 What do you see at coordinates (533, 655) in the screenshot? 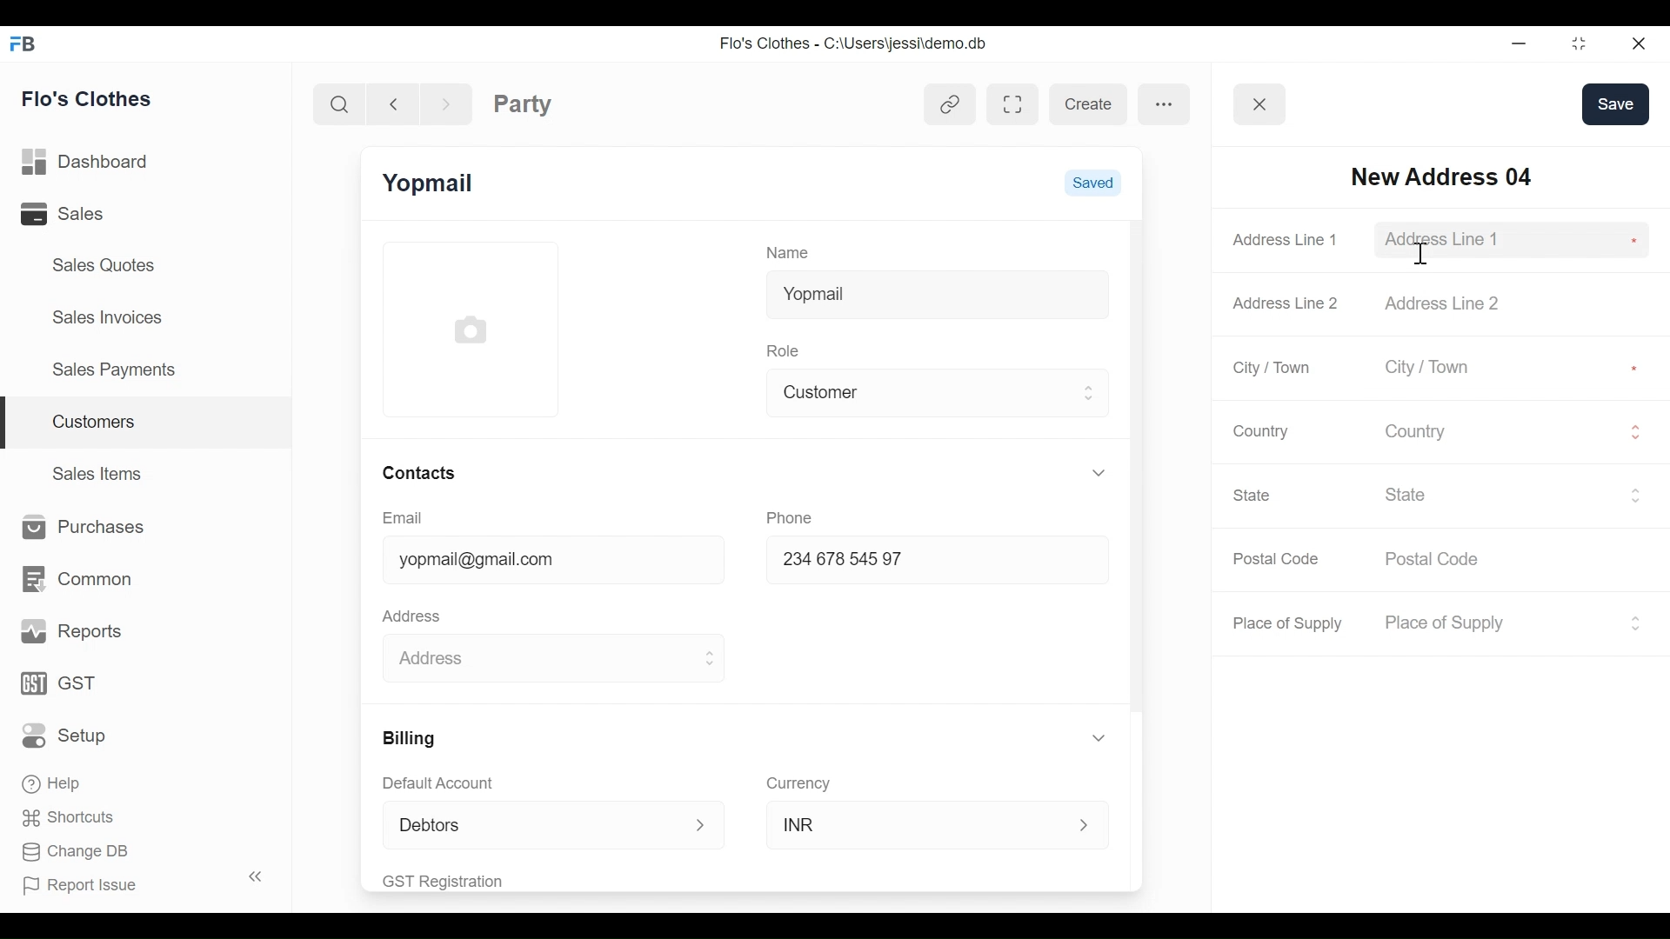
I see `Address` at bounding box center [533, 655].